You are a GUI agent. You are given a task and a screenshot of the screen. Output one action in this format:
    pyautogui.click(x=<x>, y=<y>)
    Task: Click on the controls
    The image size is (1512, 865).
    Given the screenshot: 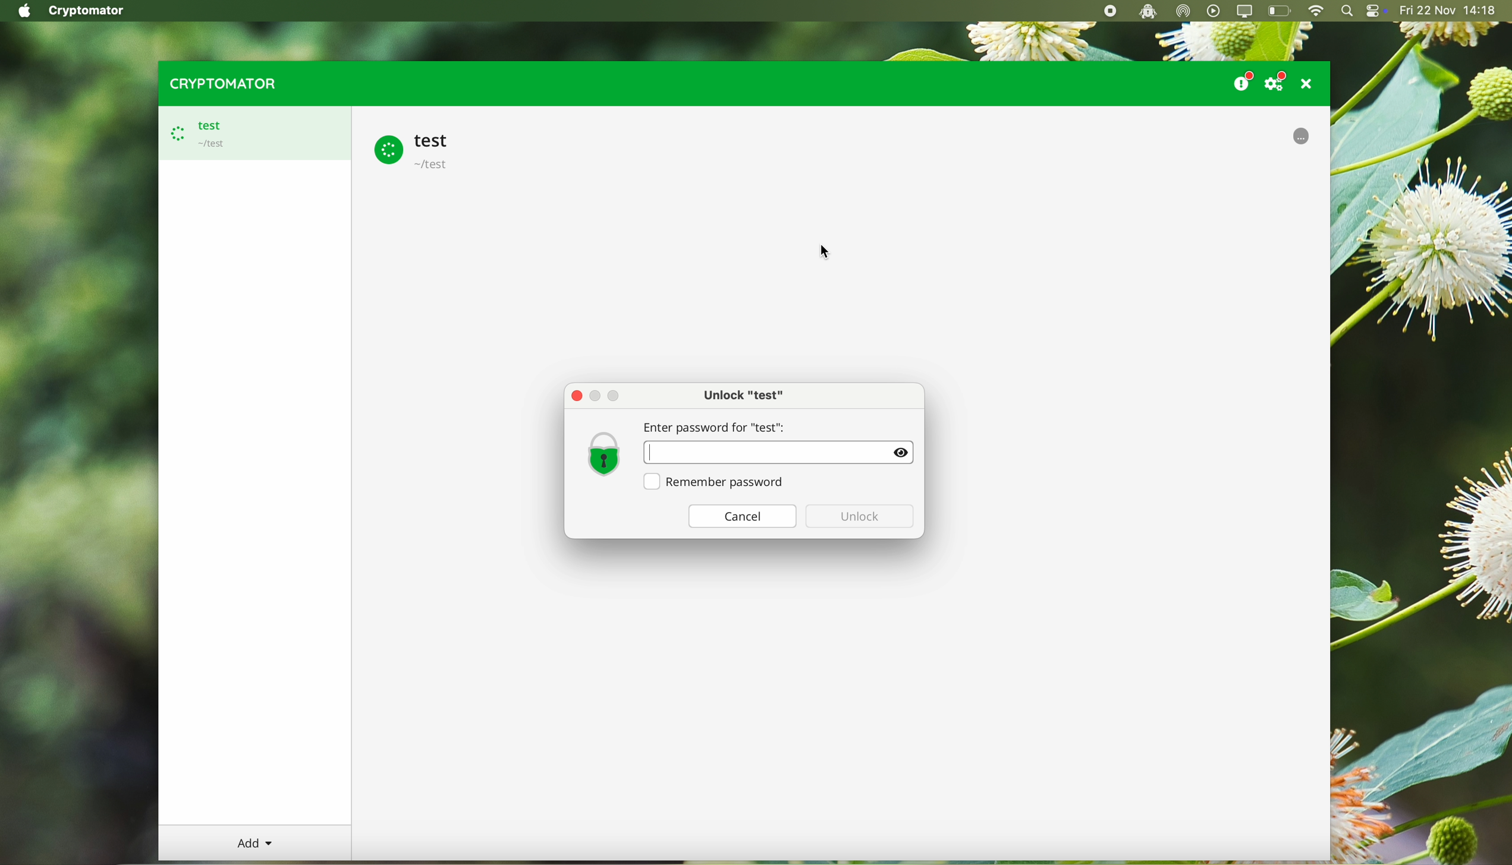 What is the action you would take?
    pyautogui.click(x=1376, y=12)
    